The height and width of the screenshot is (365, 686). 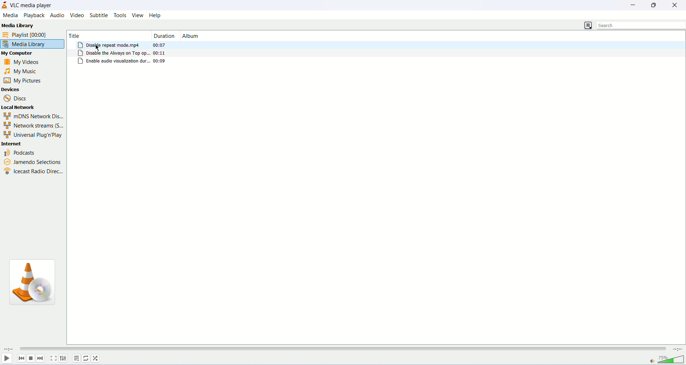 What do you see at coordinates (23, 80) in the screenshot?
I see `my pictures` at bounding box center [23, 80].